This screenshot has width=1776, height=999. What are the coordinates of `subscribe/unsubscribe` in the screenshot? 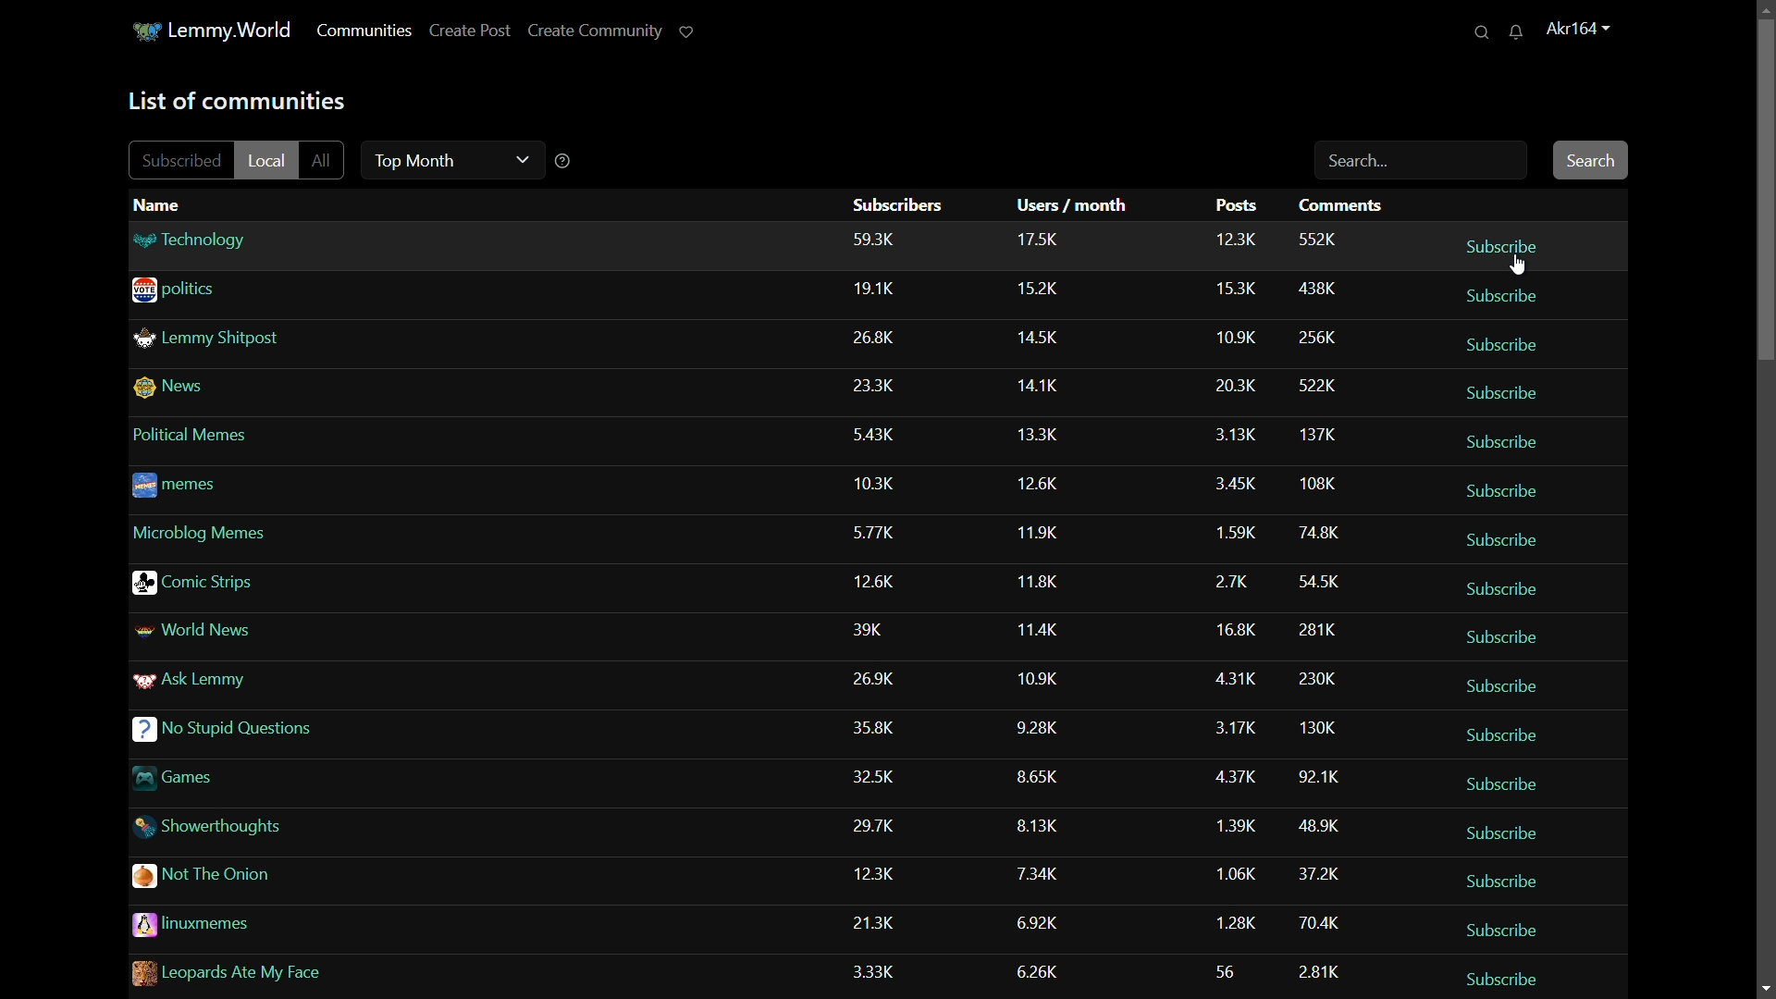 It's located at (1501, 586).